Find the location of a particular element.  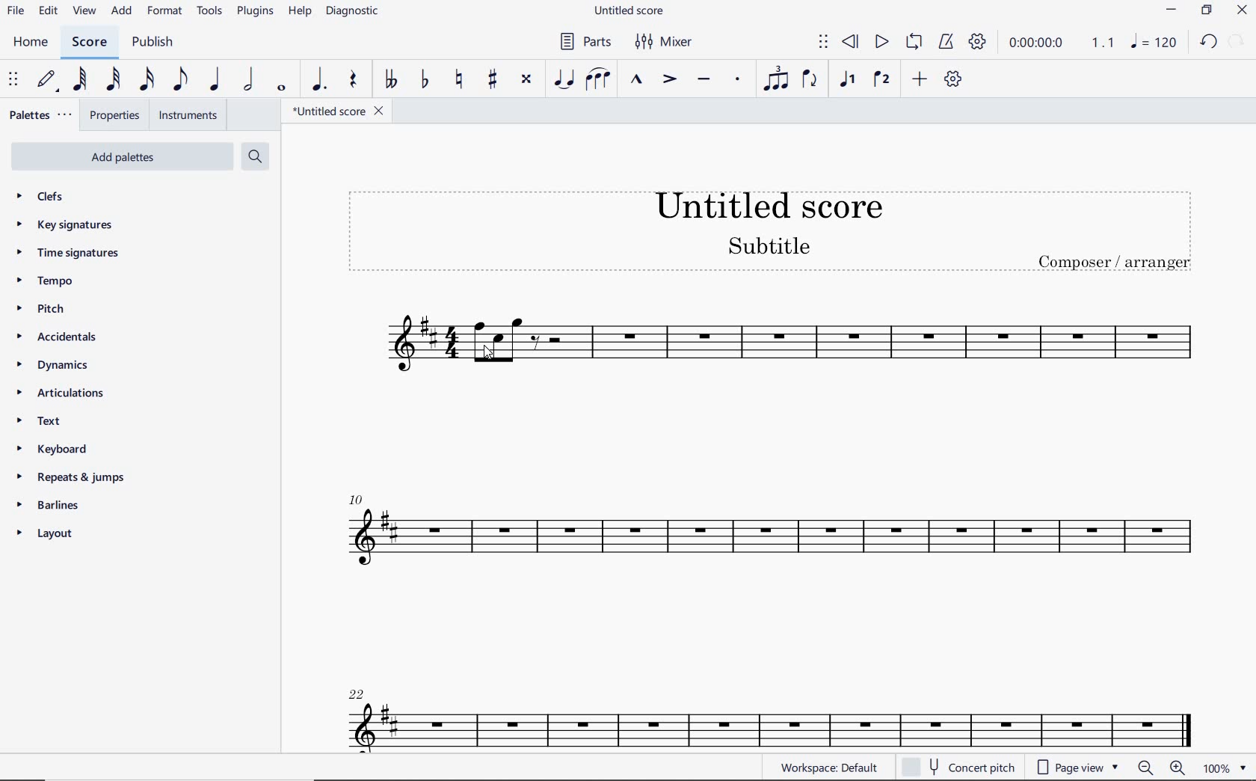

TOGGLE DOUBLE-SHARP is located at coordinates (526, 79).